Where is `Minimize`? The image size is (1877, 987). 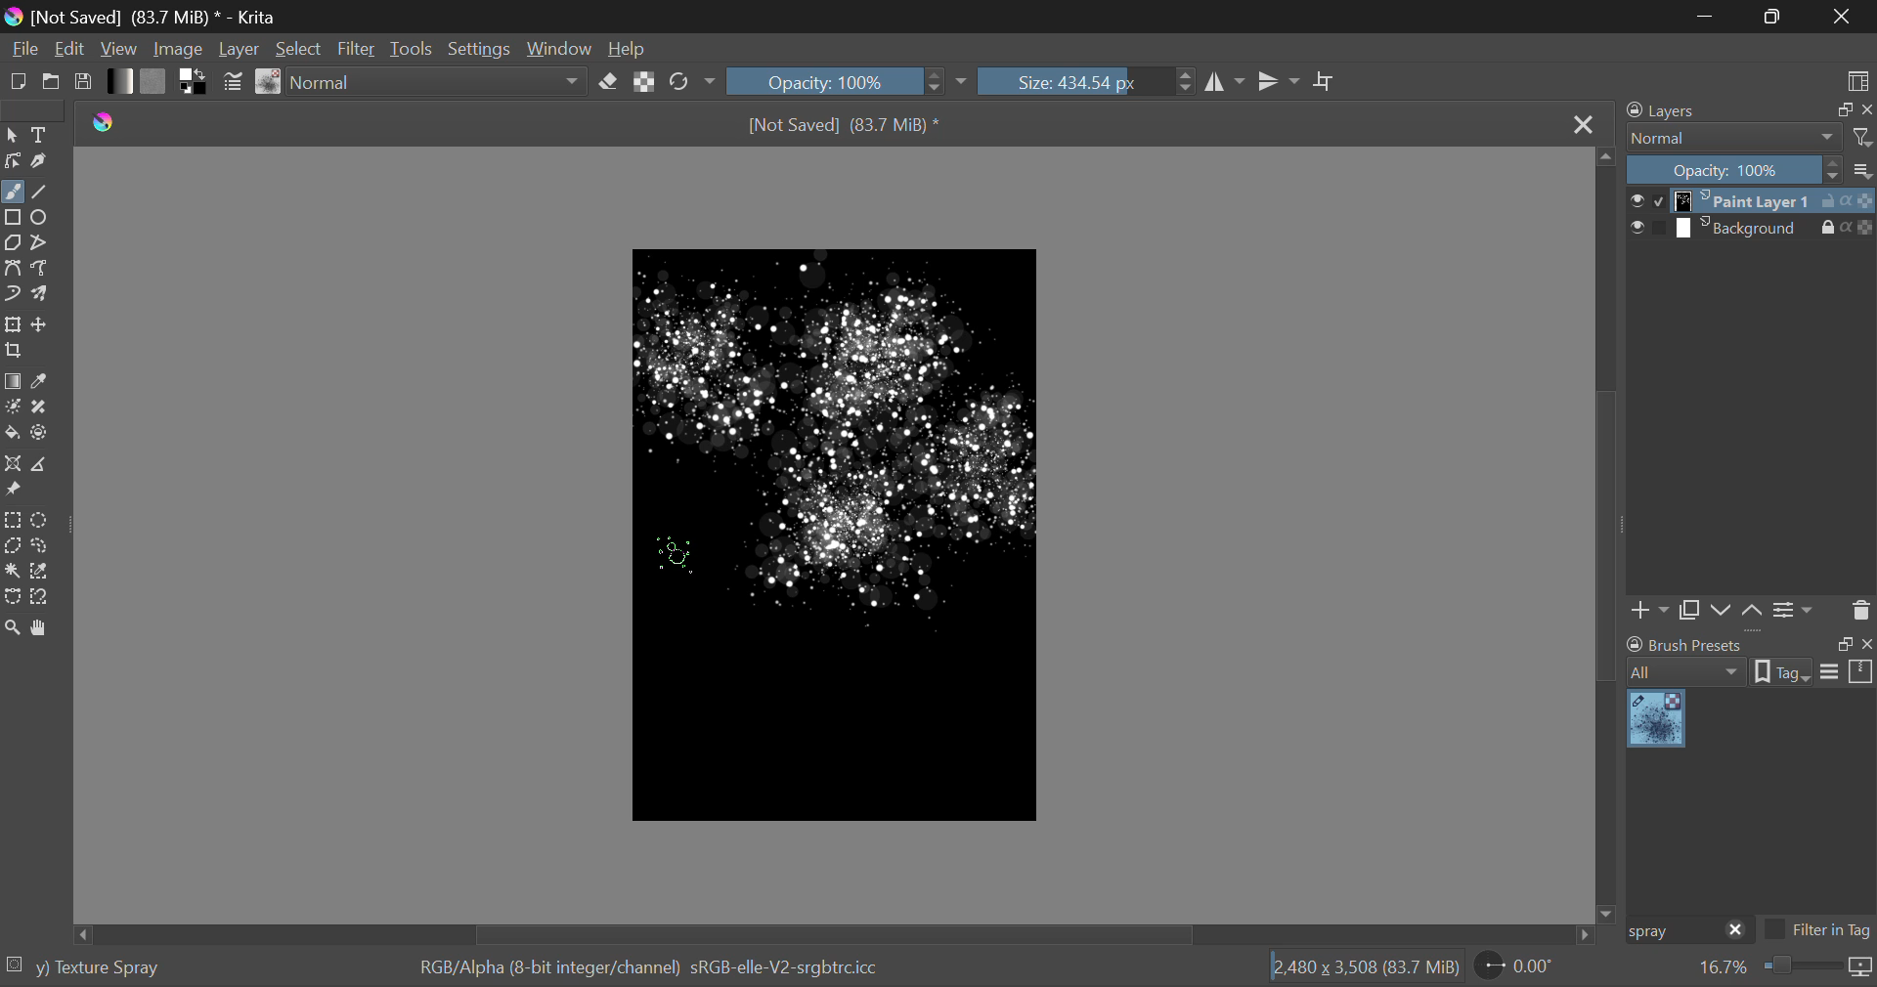
Minimize is located at coordinates (1776, 15).